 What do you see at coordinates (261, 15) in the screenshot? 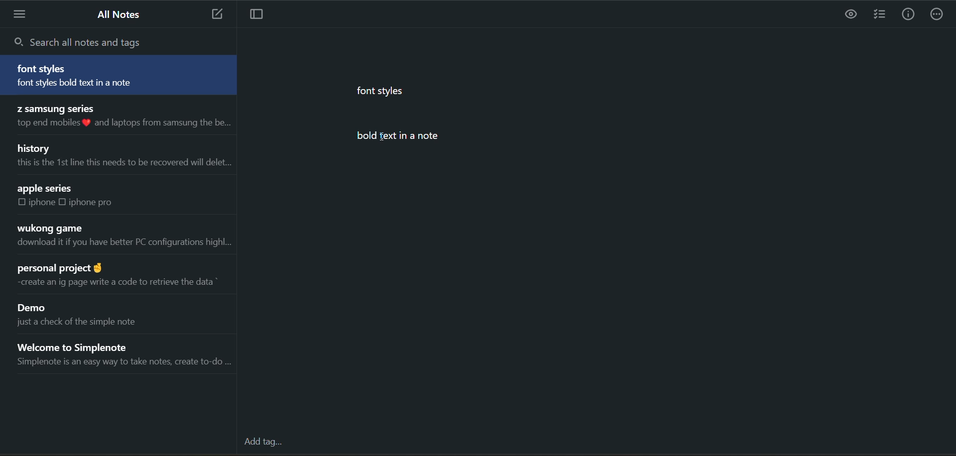
I see `toggle focus mode` at bounding box center [261, 15].